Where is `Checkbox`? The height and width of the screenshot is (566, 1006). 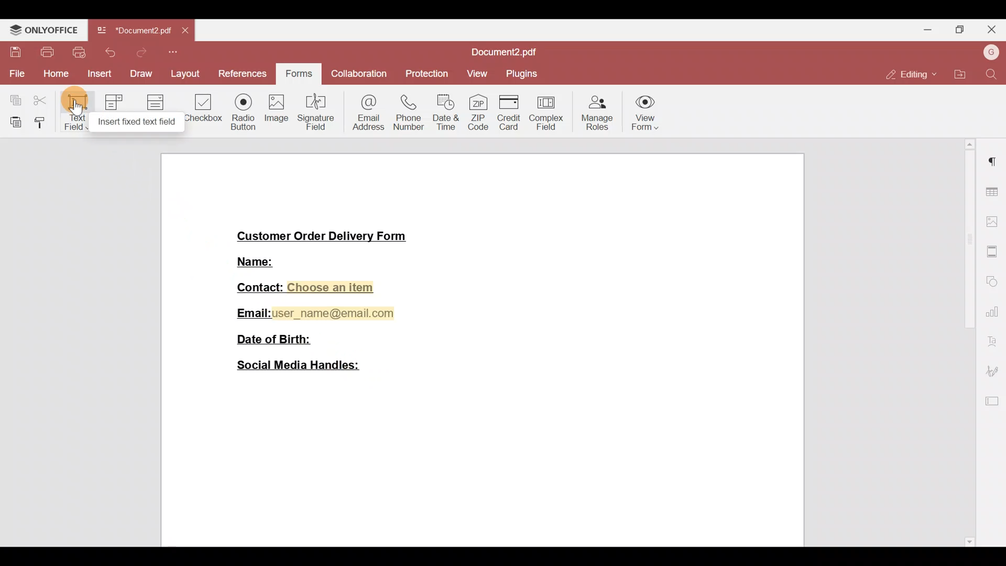 Checkbox is located at coordinates (202, 107).